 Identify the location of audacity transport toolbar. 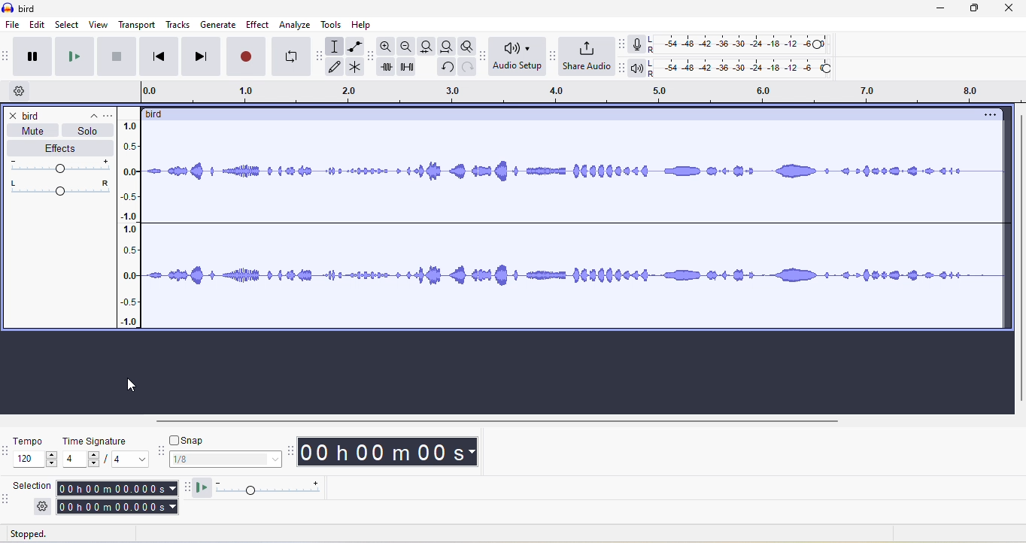
(7, 56).